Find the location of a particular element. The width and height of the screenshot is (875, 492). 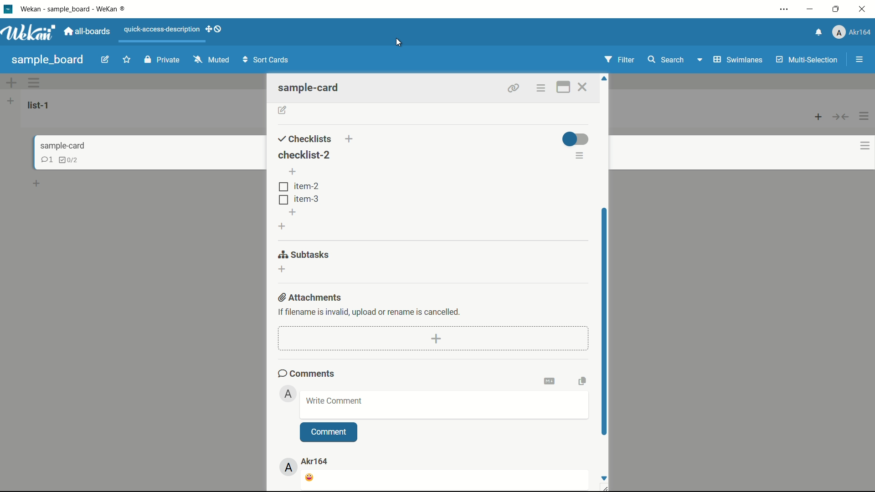

star this board is located at coordinates (127, 61).